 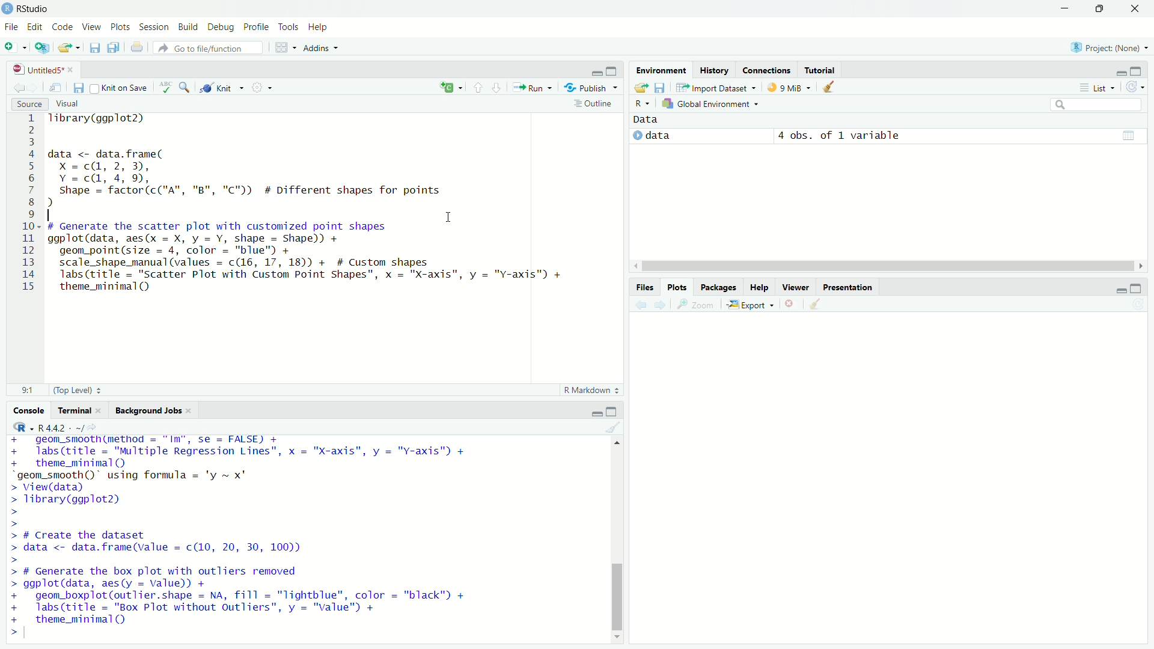 I want to click on close, so click(x=71, y=70).